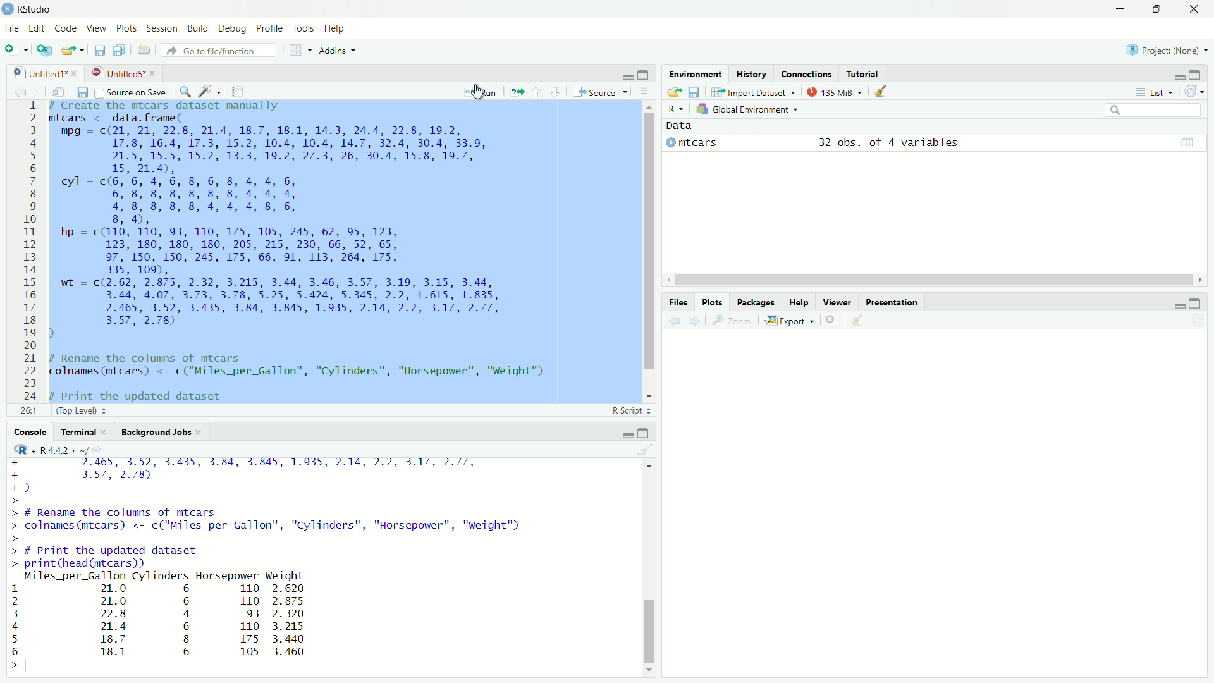  What do you see at coordinates (628, 75) in the screenshot?
I see `minimise` at bounding box center [628, 75].